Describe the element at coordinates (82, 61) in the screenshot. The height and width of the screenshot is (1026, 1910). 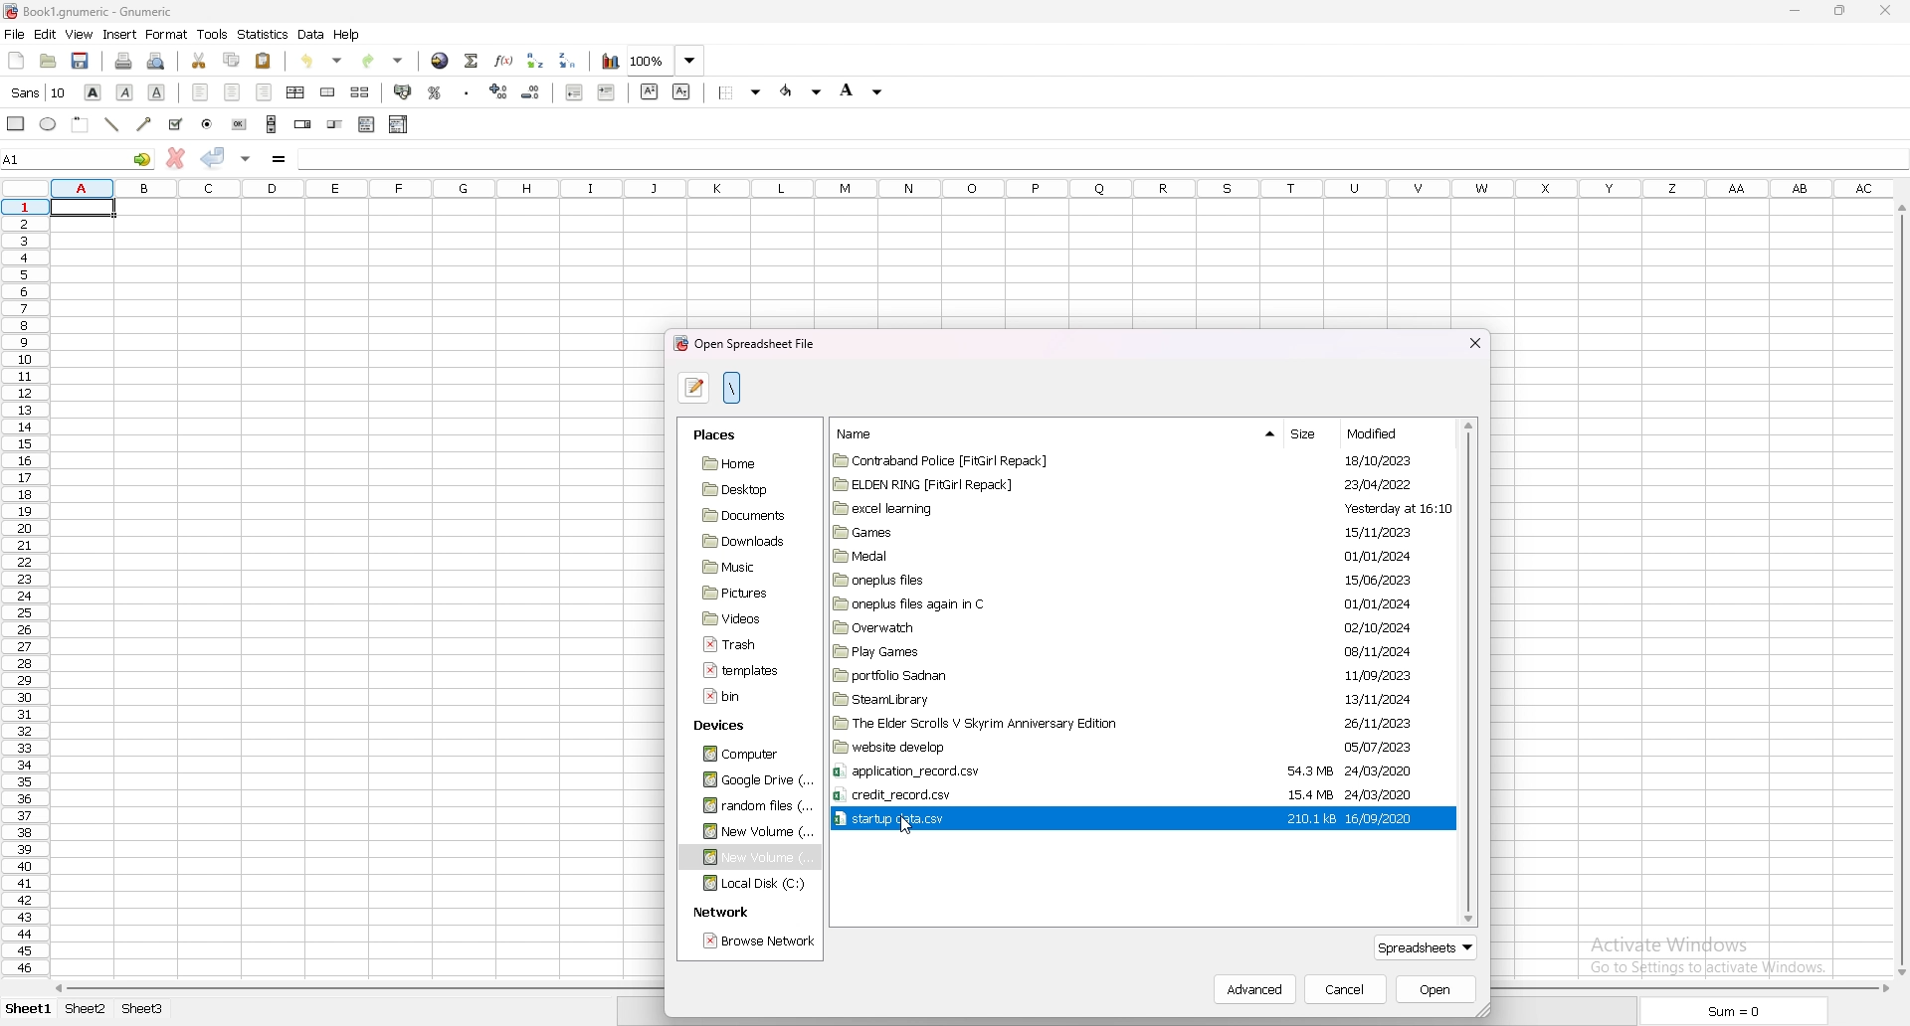
I see `save` at that location.